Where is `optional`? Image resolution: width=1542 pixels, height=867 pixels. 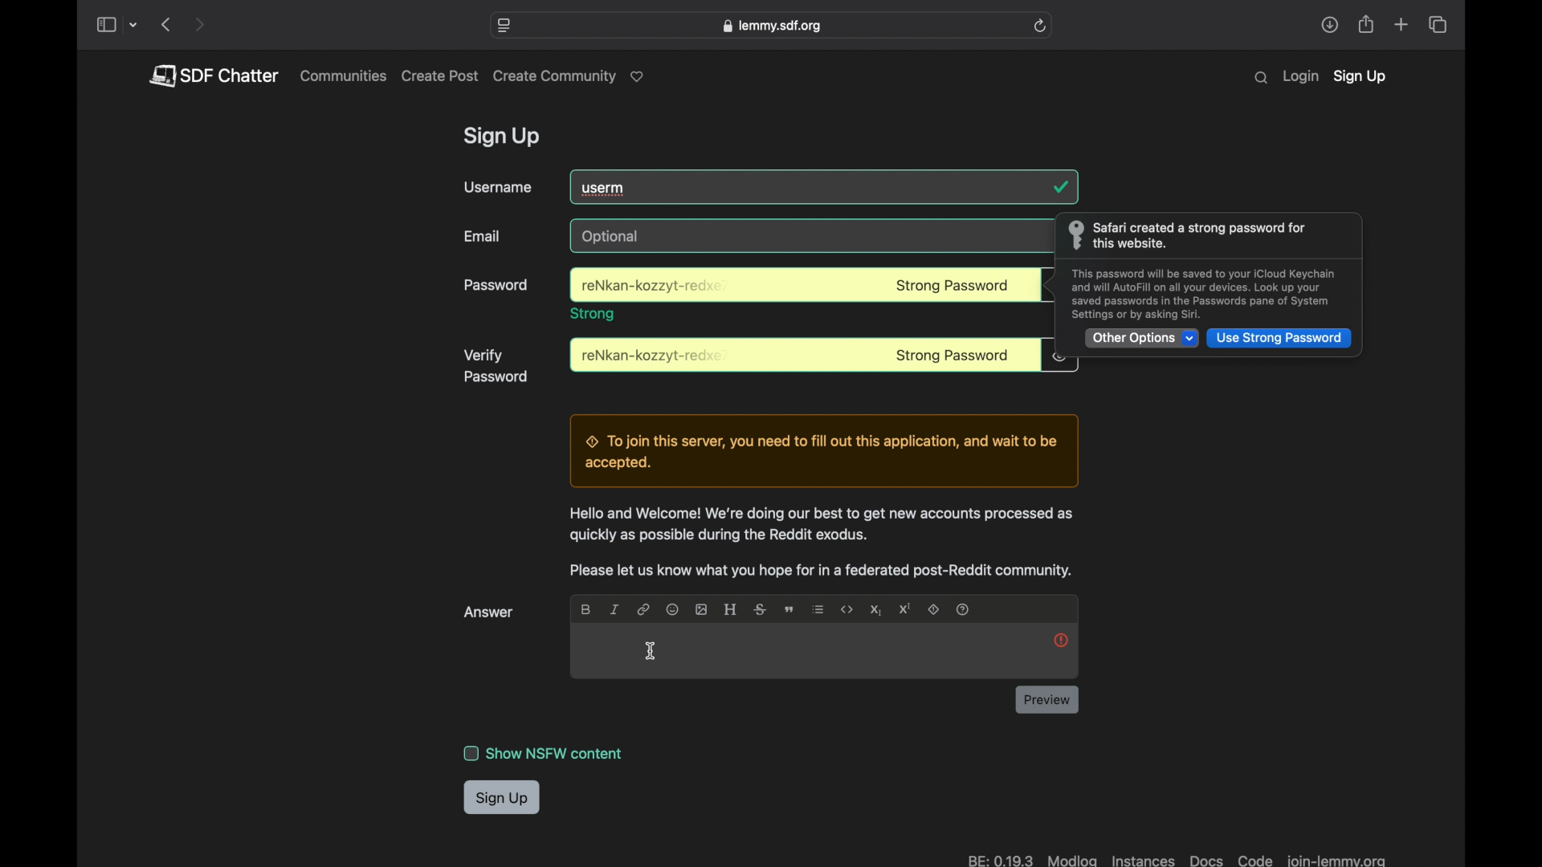
optional is located at coordinates (613, 237).